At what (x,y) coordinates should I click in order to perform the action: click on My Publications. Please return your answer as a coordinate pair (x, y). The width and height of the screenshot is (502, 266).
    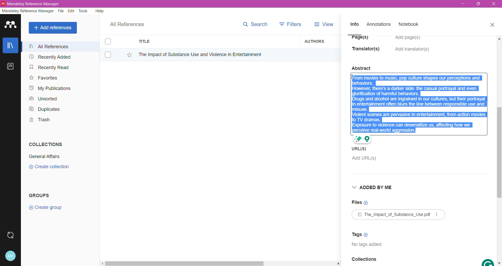
    Looking at the image, I should click on (49, 88).